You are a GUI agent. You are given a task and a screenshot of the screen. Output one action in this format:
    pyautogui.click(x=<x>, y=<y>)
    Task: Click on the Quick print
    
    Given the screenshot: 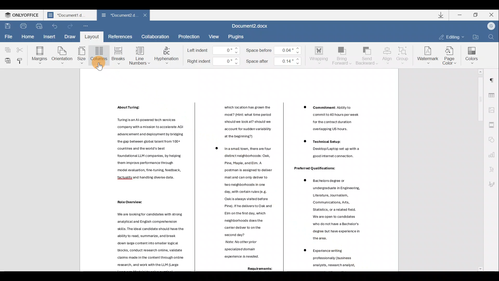 What is the action you would take?
    pyautogui.click(x=39, y=25)
    